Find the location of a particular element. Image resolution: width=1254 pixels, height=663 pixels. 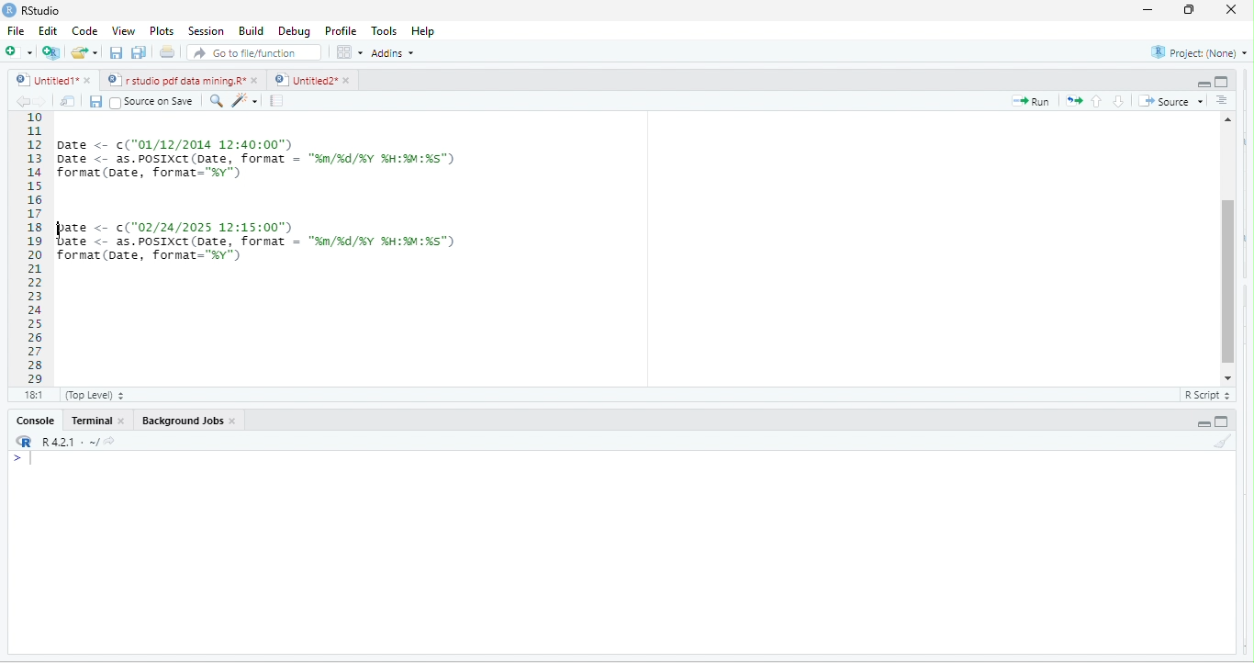

Console is located at coordinates (35, 421).